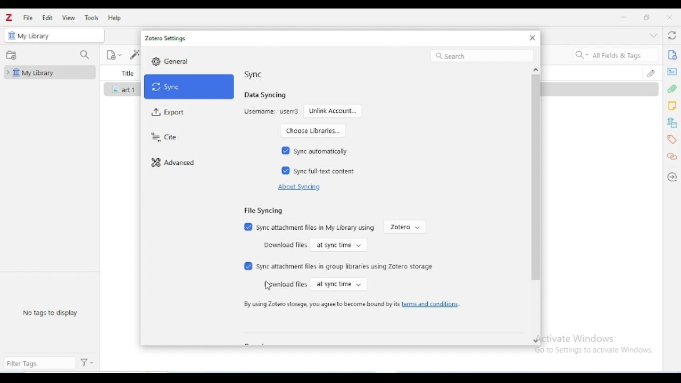 This screenshot has width=681, height=383. Describe the element at coordinates (338, 285) in the screenshot. I see `at sync time` at that location.